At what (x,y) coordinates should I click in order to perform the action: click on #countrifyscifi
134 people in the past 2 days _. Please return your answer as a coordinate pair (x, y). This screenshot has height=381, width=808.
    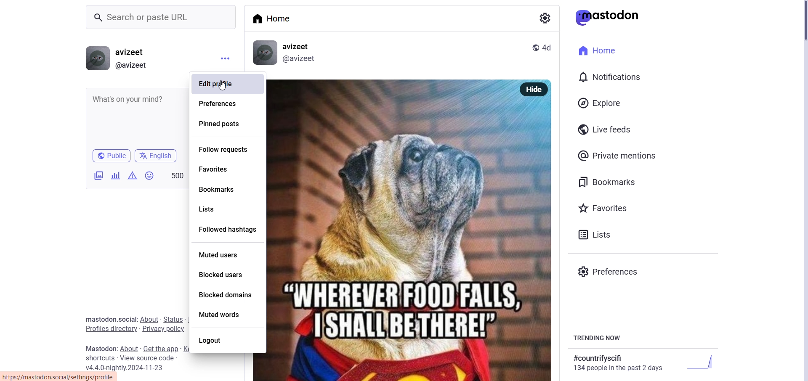
    Looking at the image, I should click on (641, 363).